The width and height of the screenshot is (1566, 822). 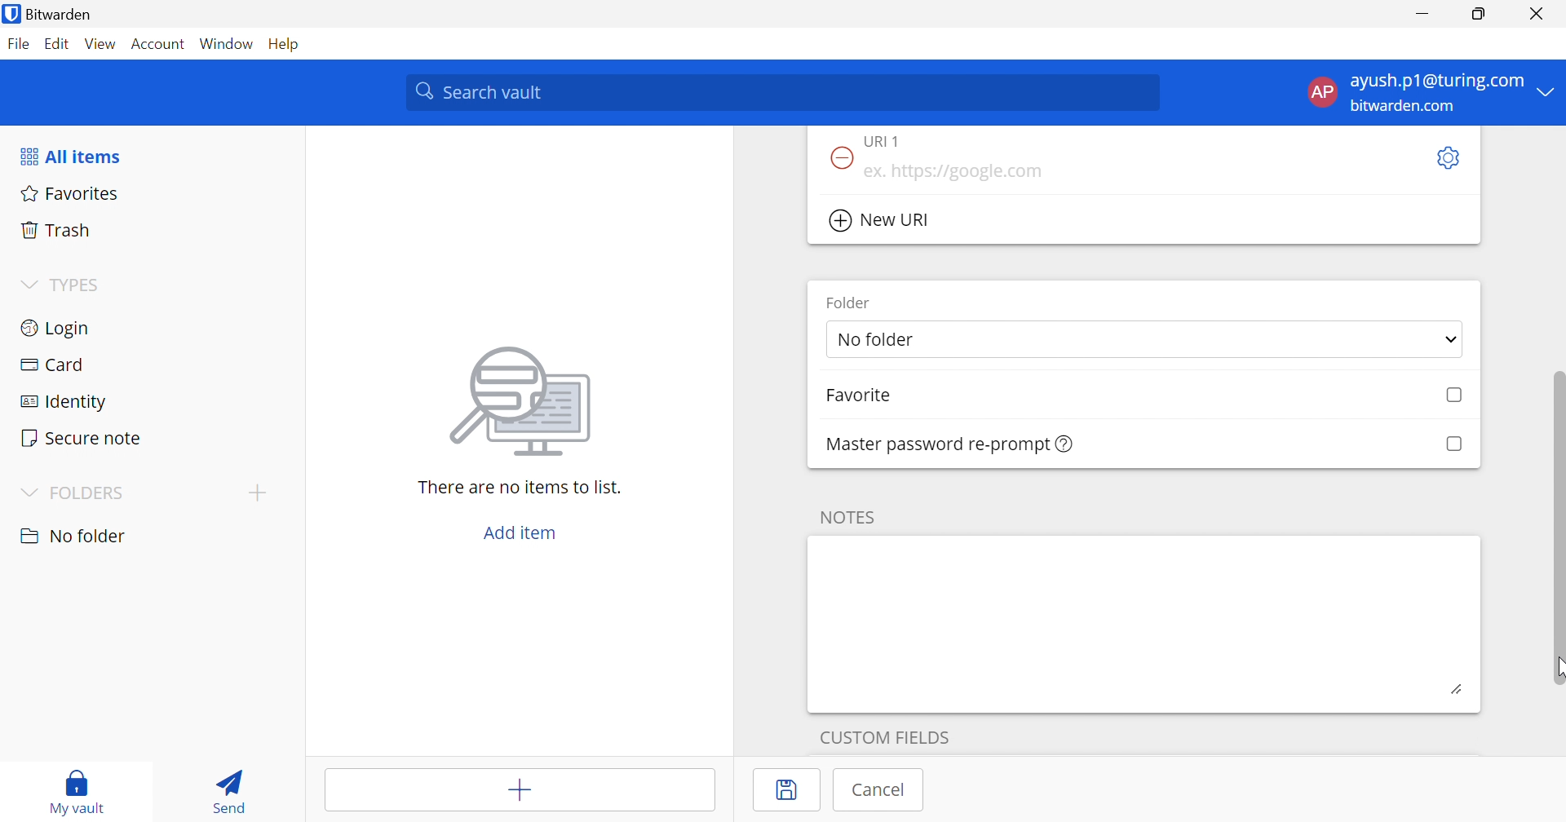 I want to click on NOTES, so click(x=845, y=517).